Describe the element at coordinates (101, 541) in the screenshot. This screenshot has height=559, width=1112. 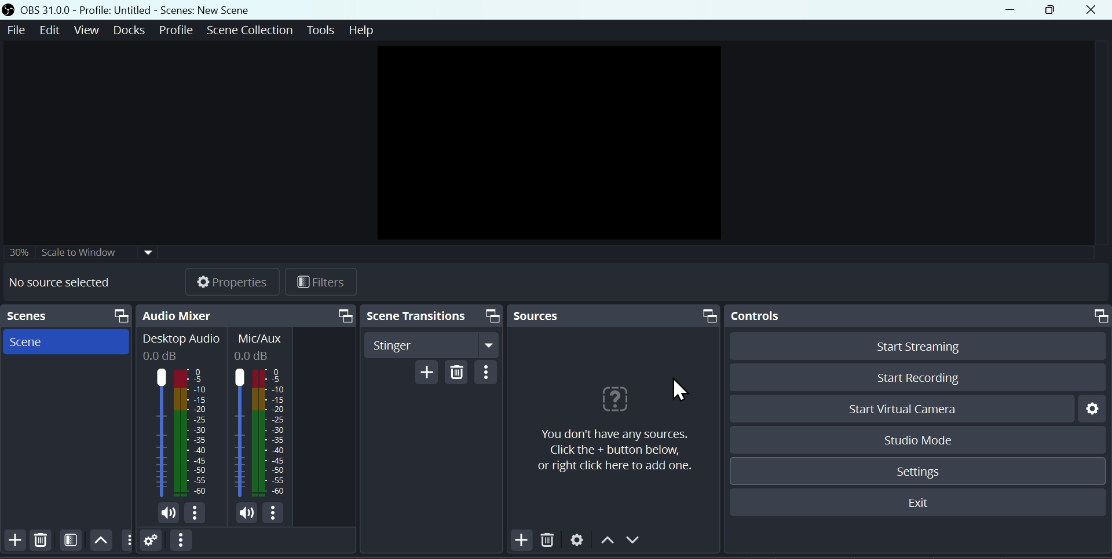
I see `Up` at that location.